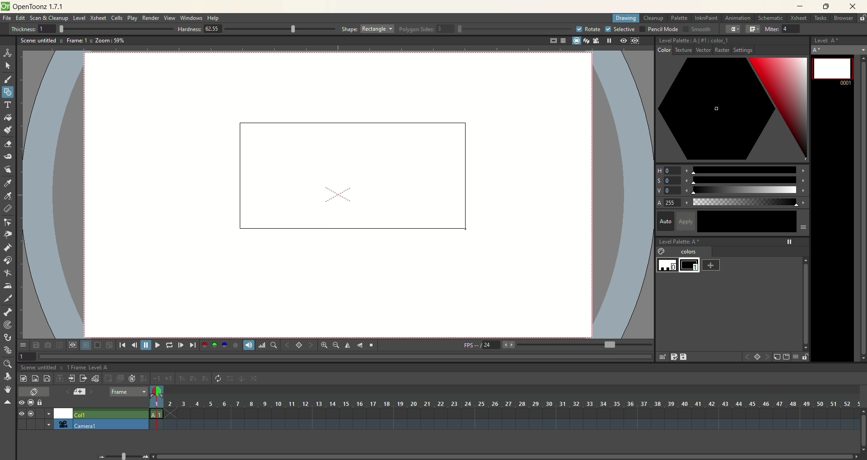 This screenshot has height=460, width=867. I want to click on cutter, so click(9, 298).